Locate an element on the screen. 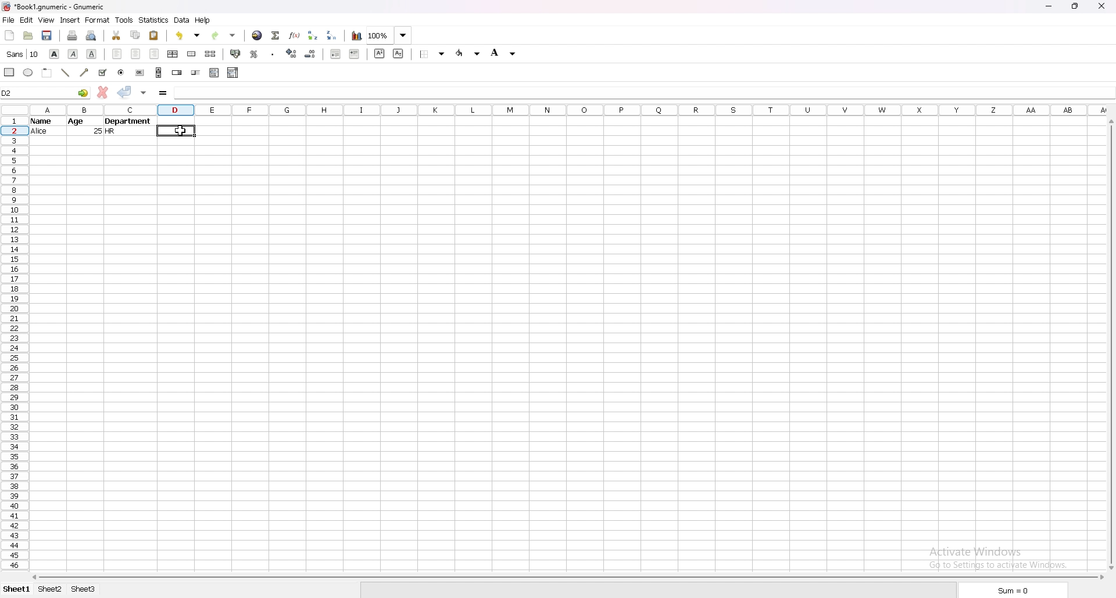 The height and width of the screenshot is (598, 1116). selected cell is located at coordinates (178, 131).